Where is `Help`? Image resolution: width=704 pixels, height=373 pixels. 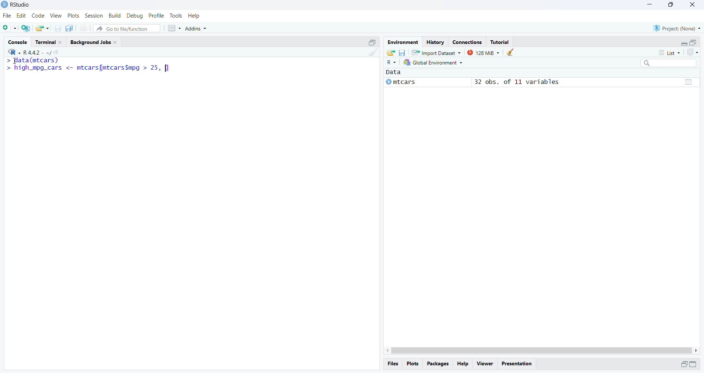 Help is located at coordinates (463, 364).